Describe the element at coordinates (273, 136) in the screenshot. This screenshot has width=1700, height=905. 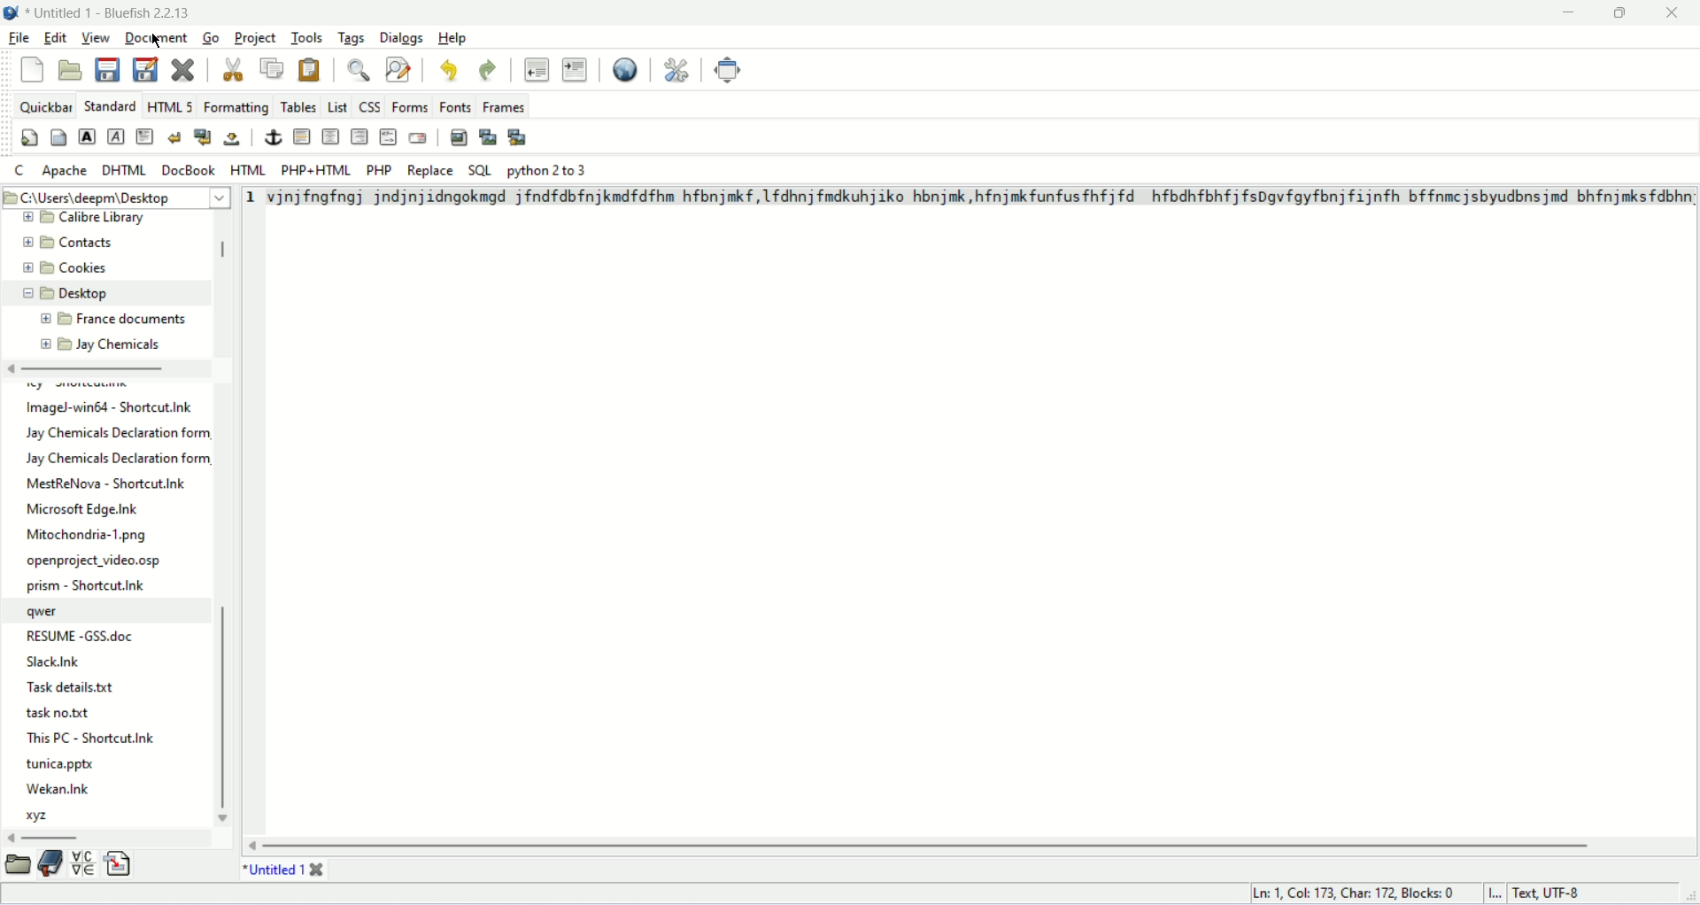
I see `anchor` at that location.